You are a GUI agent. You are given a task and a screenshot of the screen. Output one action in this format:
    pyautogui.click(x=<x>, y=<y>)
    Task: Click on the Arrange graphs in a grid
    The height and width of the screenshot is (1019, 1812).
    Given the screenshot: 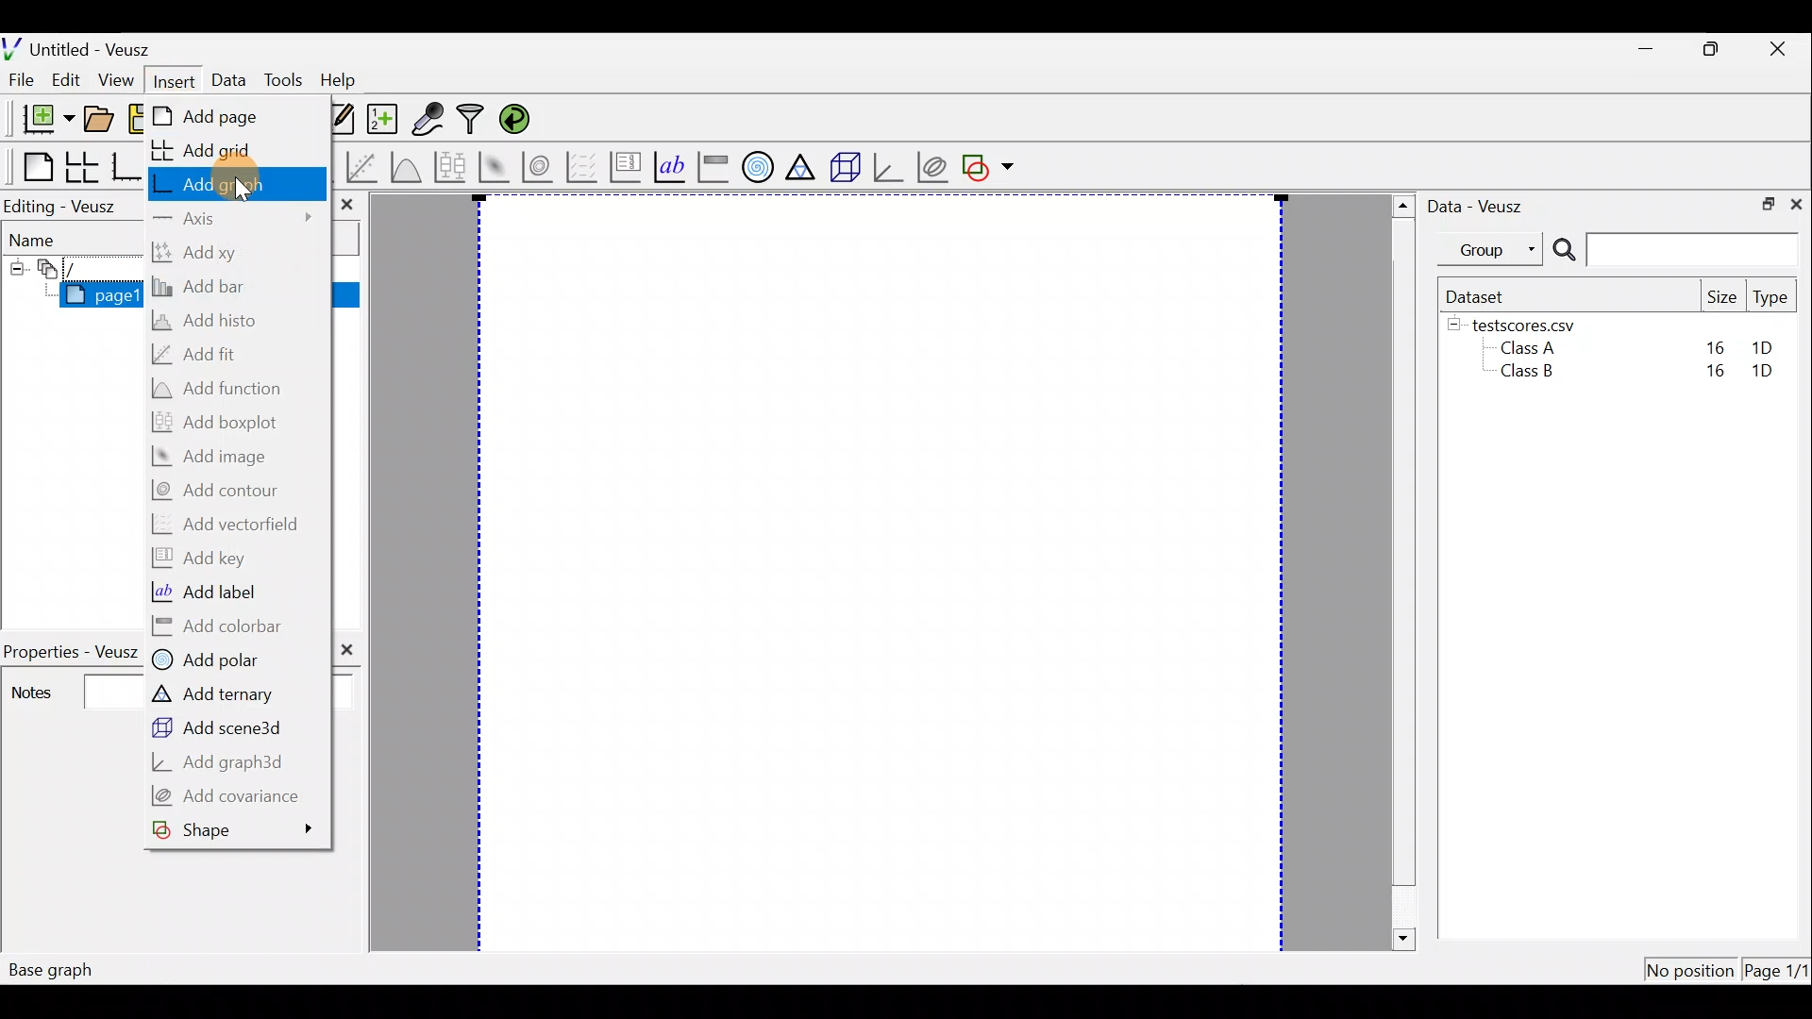 What is the action you would take?
    pyautogui.click(x=83, y=167)
    